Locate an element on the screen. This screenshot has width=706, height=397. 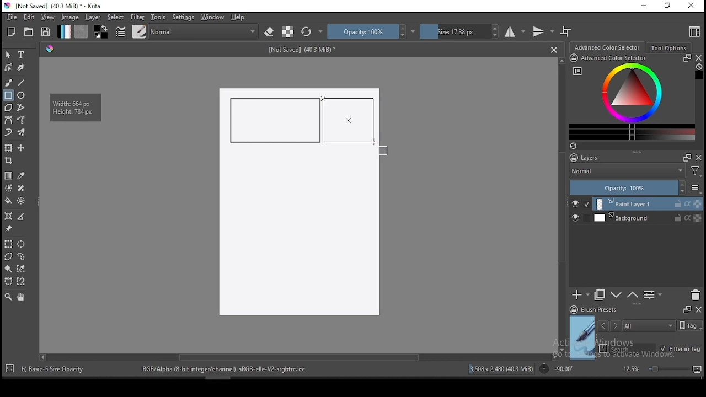
transform a layer or a selection is located at coordinates (8, 147).